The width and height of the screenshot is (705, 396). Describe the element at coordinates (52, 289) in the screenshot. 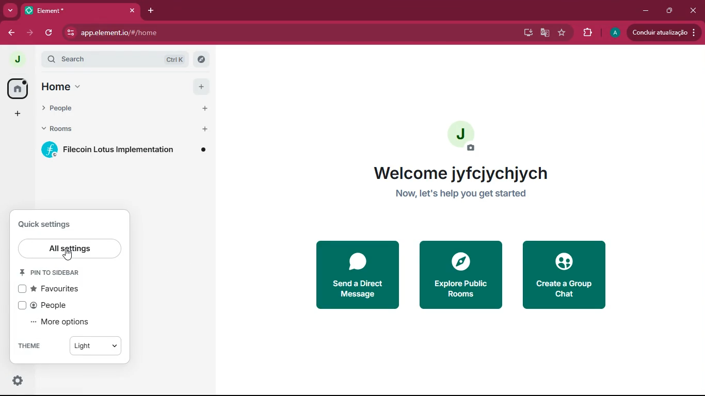

I see `favourites` at that location.